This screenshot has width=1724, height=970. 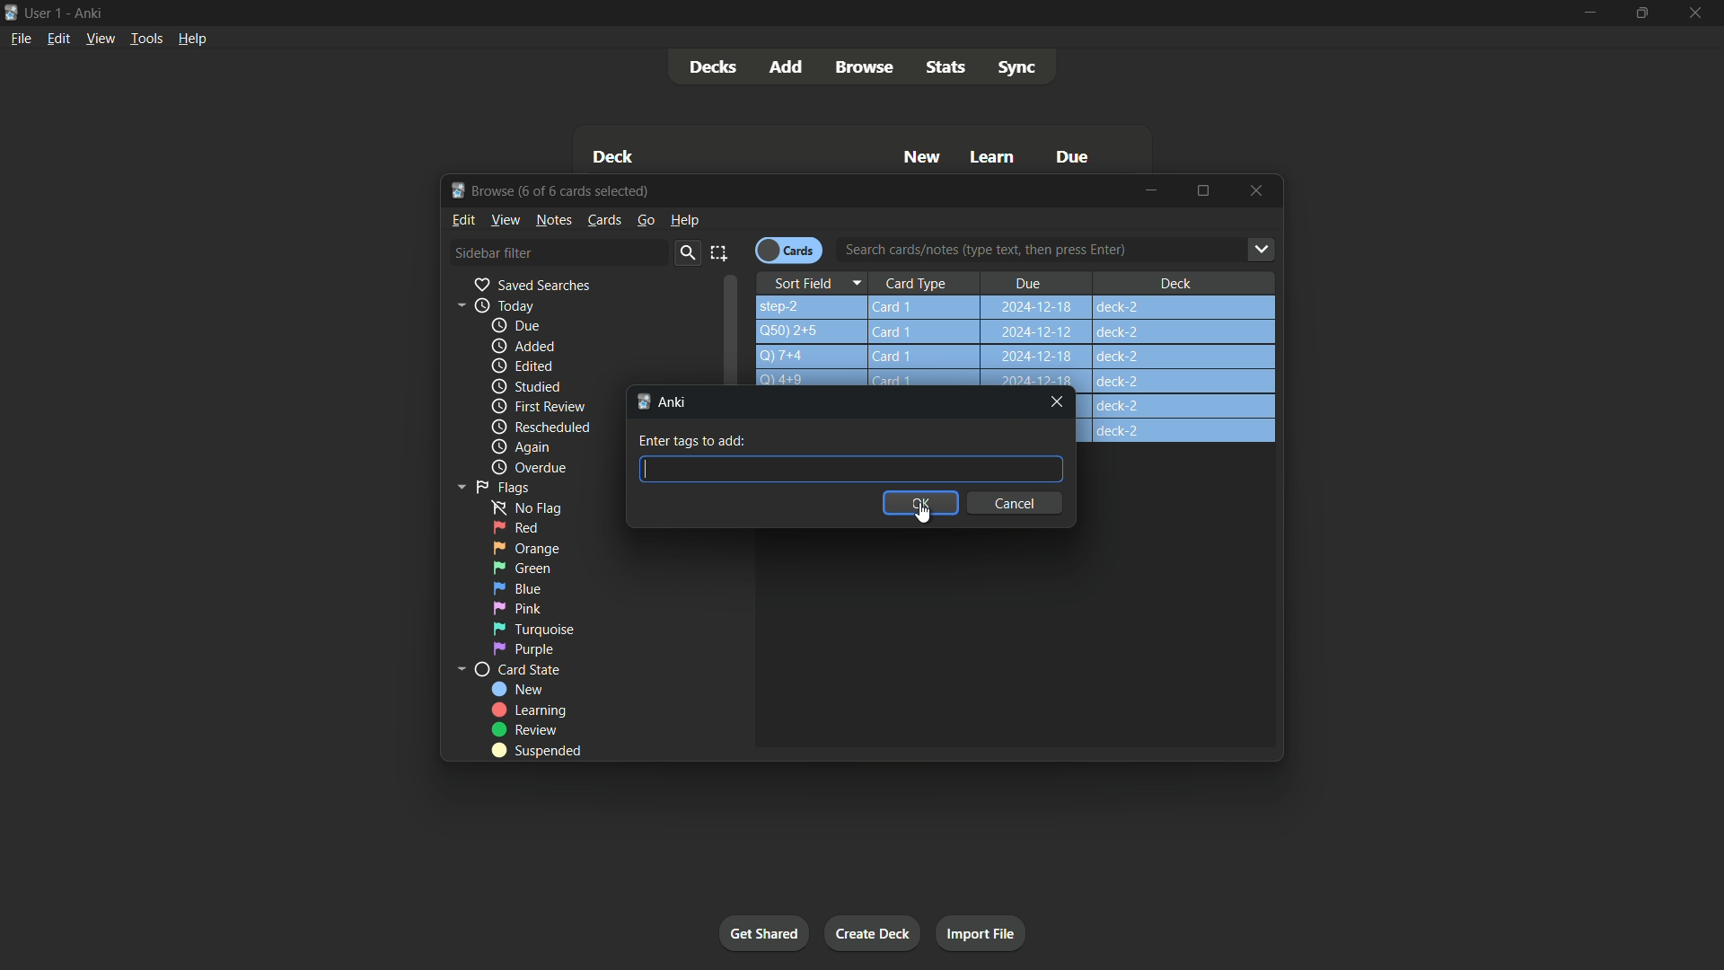 What do you see at coordinates (508, 671) in the screenshot?
I see `card state` at bounding box center [508, 671].